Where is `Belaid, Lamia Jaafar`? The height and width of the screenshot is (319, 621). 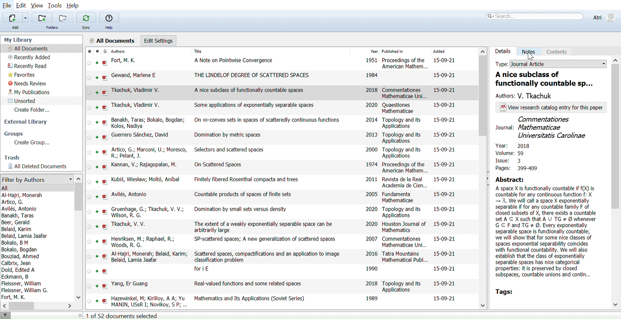 Belaid, Lamia Jaafar is located at coordinates (26, 236).